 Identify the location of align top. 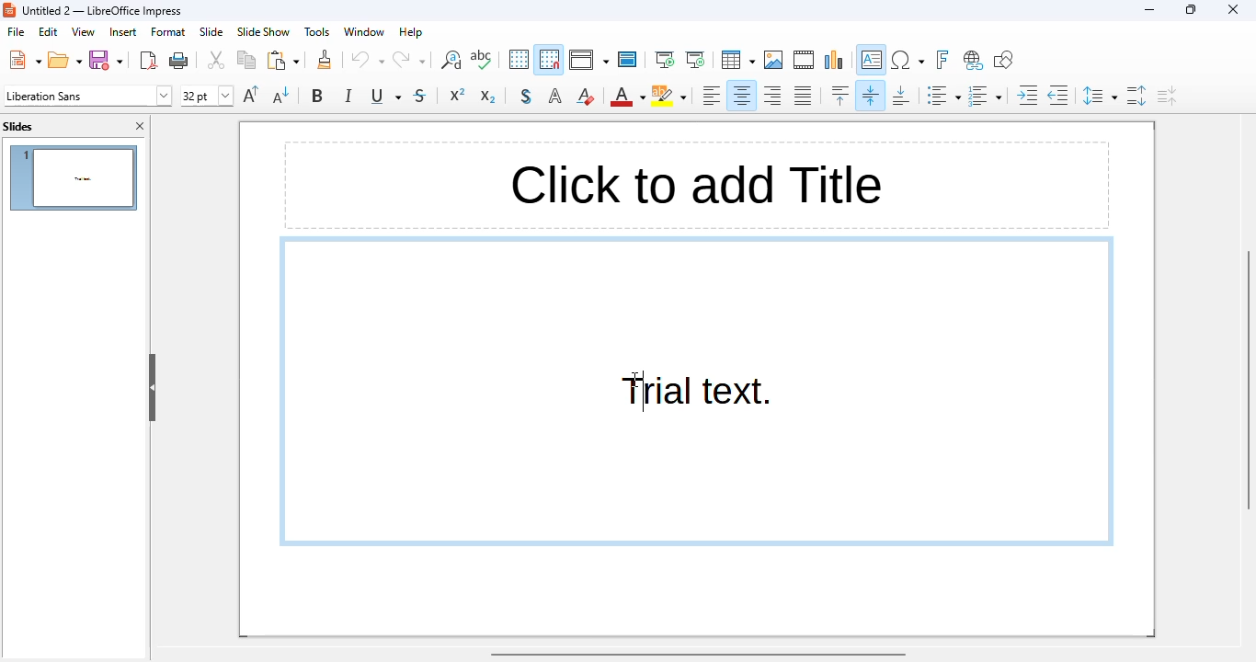
(840, 95).